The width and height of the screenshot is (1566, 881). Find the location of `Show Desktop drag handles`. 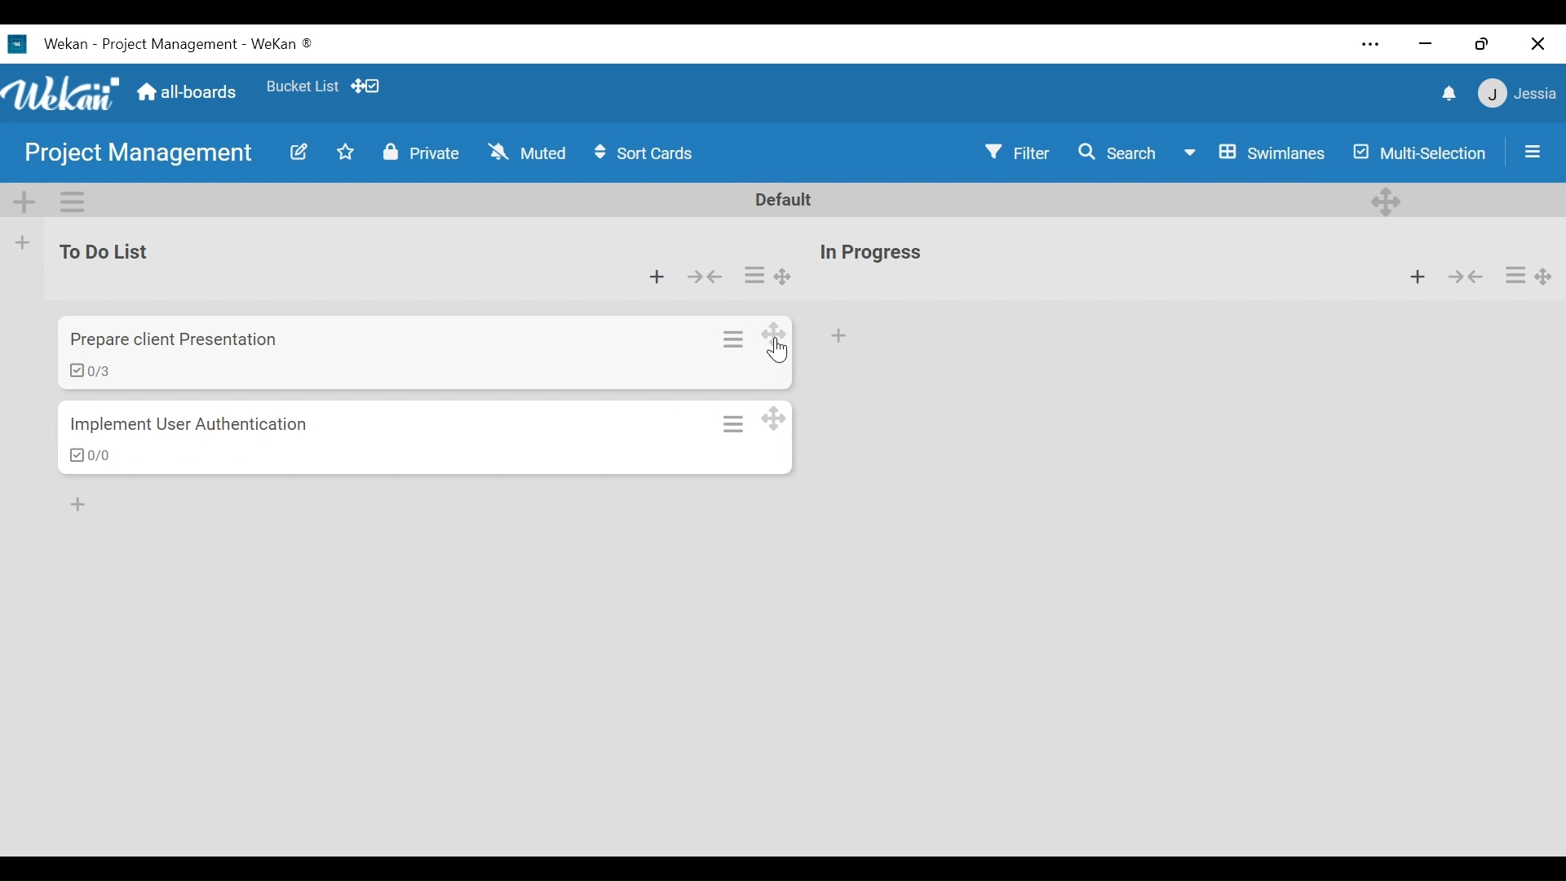

Show Desktop drag handles is located at coordinates (366, 86).